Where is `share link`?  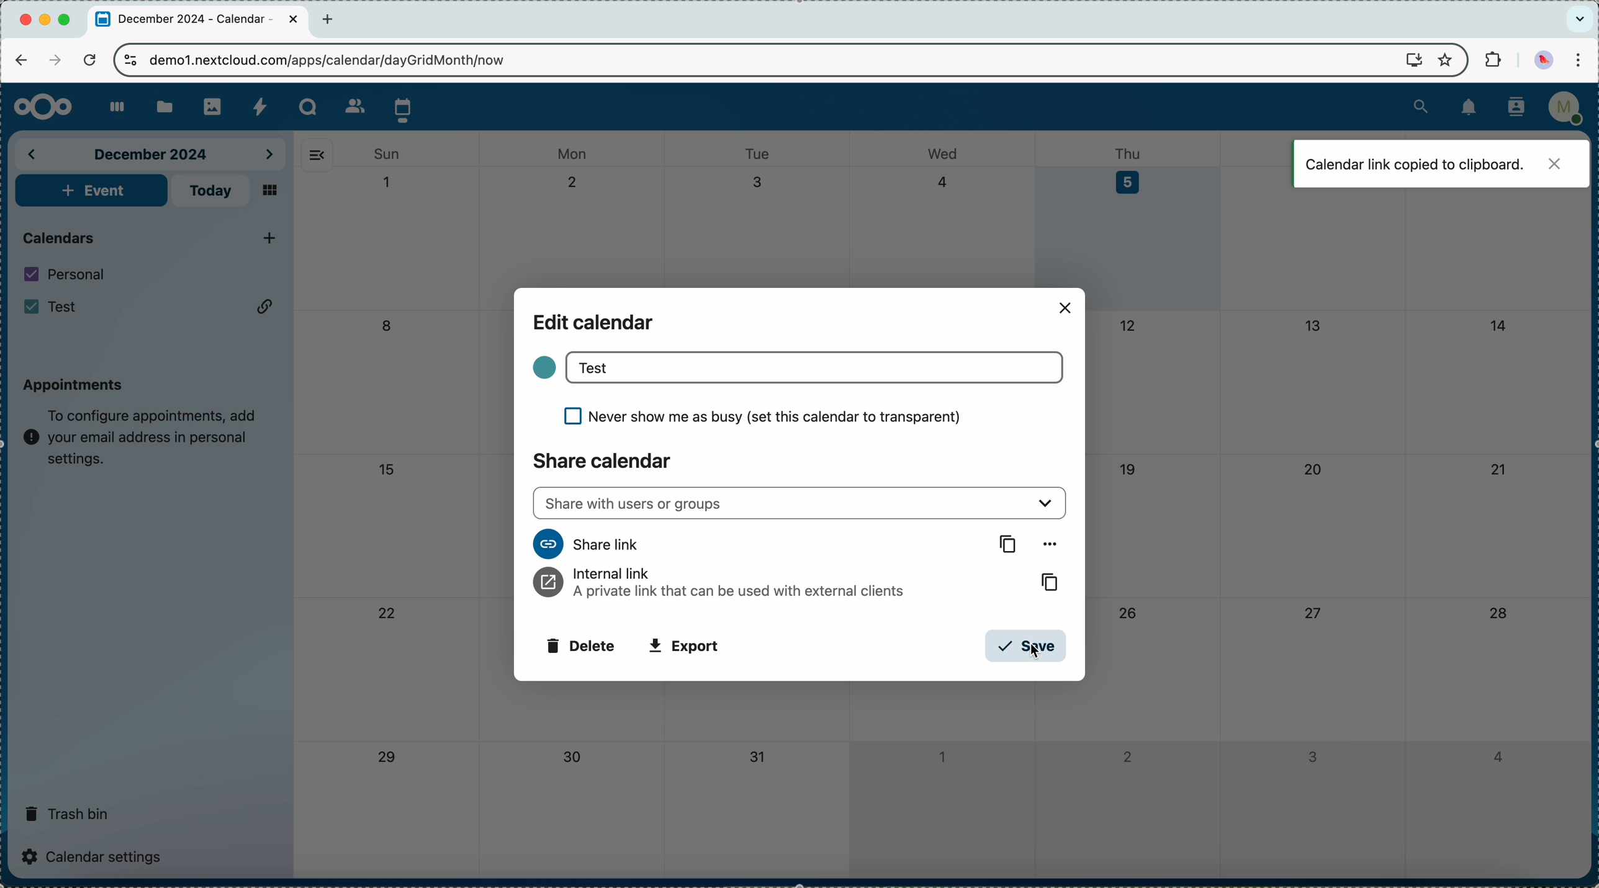
share link is located at coordinates (587, 543).